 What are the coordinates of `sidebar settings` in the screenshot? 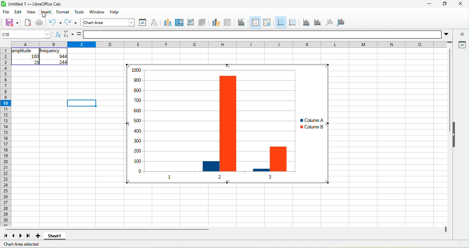 It's located at (462, 35).